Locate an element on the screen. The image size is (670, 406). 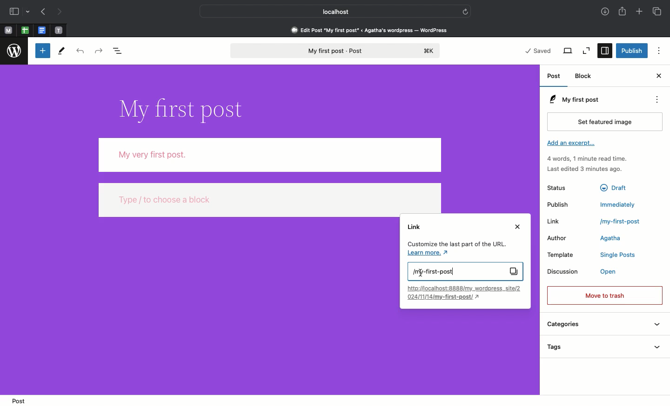
Sidebar is located at coordinates (13, 11).